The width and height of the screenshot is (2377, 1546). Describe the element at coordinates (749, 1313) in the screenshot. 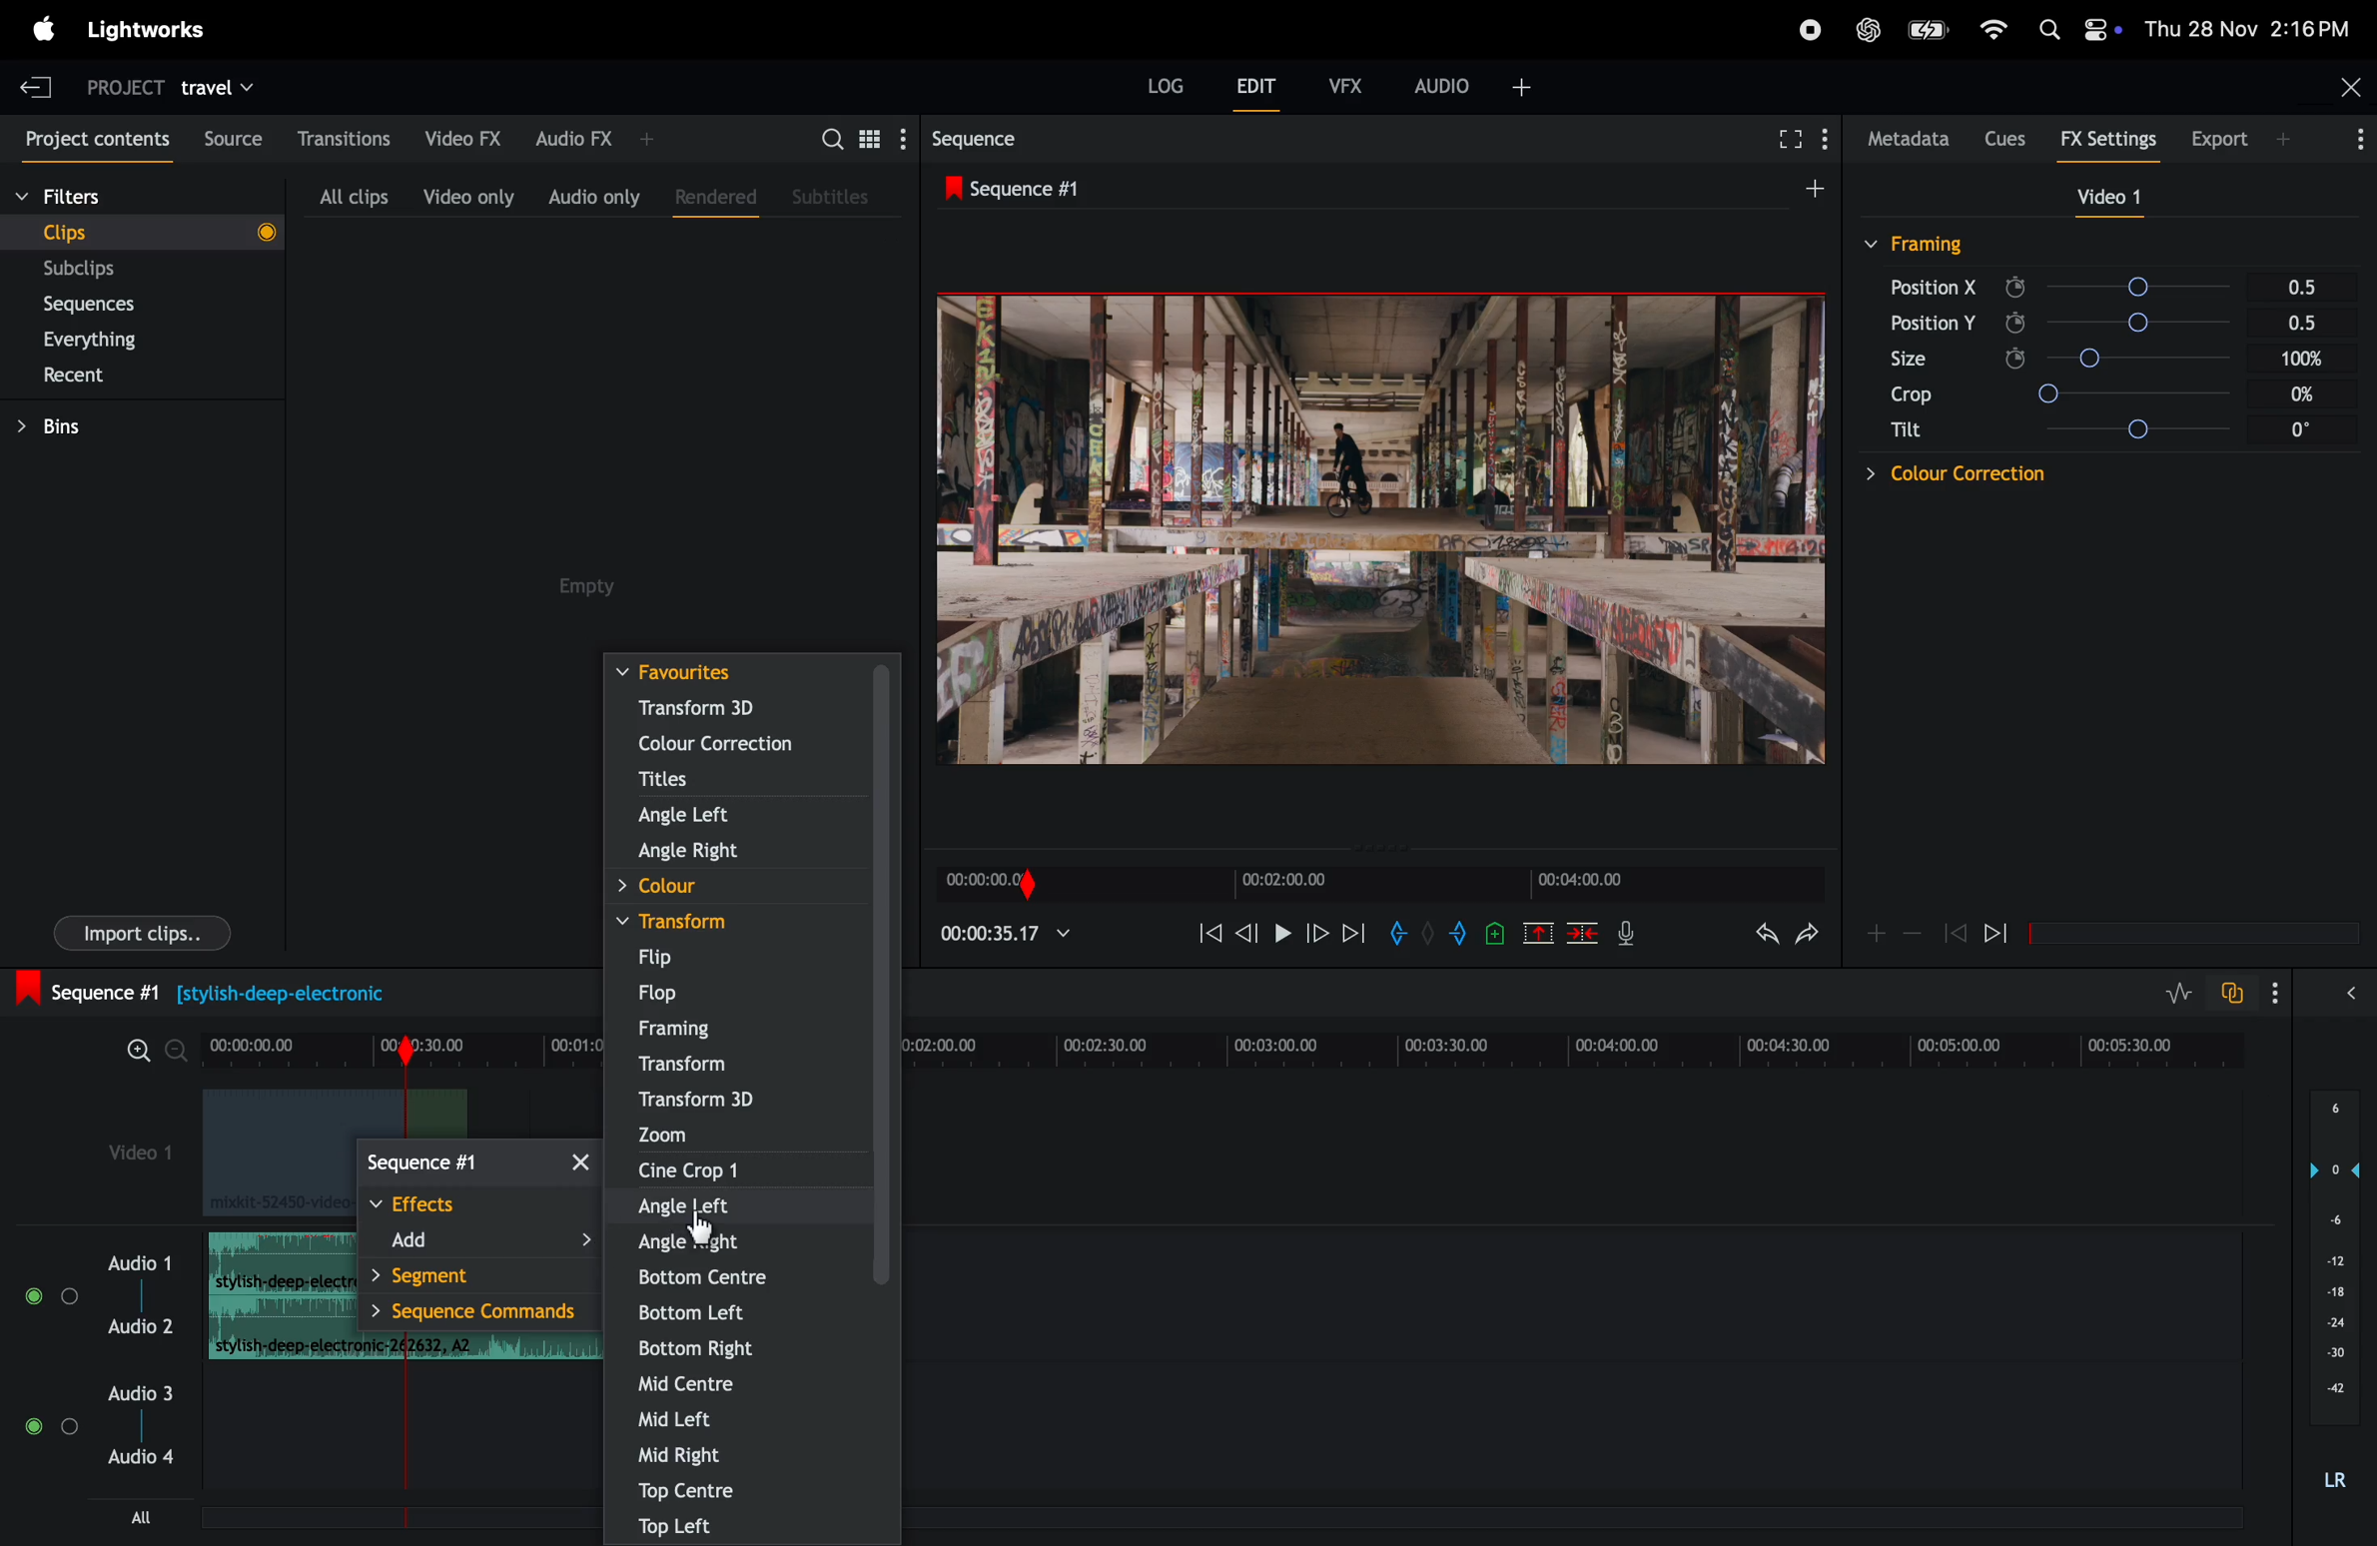

I see `bottom left` at that location.